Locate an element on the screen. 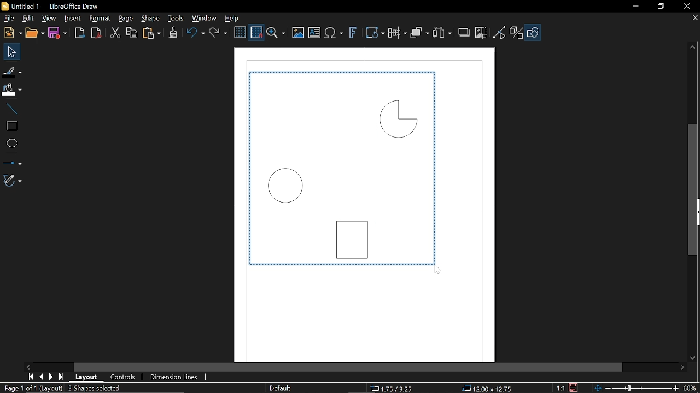 The image size is (700, 393). Rectangle is located at coordinates (10, 125).